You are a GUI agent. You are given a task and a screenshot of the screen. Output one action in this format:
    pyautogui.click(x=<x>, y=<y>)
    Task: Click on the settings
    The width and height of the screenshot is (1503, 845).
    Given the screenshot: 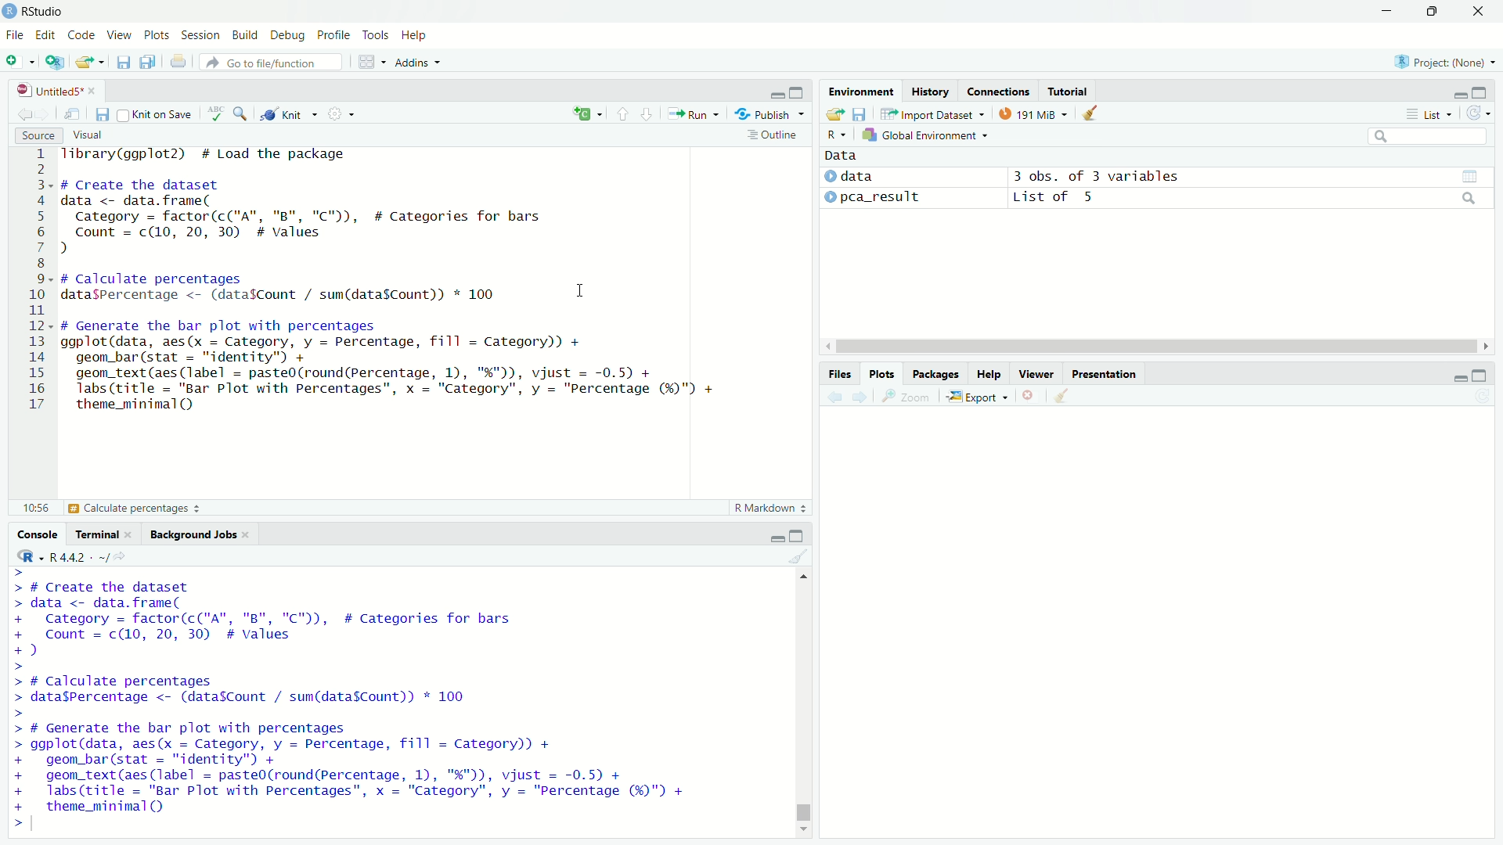 What is the action you would take?
    pyautogui.click(x=336, y=113)
    